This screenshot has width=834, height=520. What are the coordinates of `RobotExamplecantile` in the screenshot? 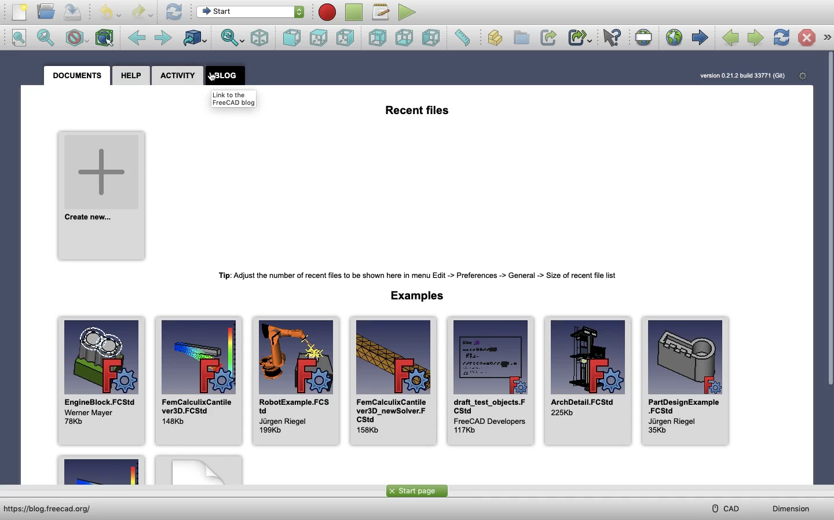 It's located at (394, 380).